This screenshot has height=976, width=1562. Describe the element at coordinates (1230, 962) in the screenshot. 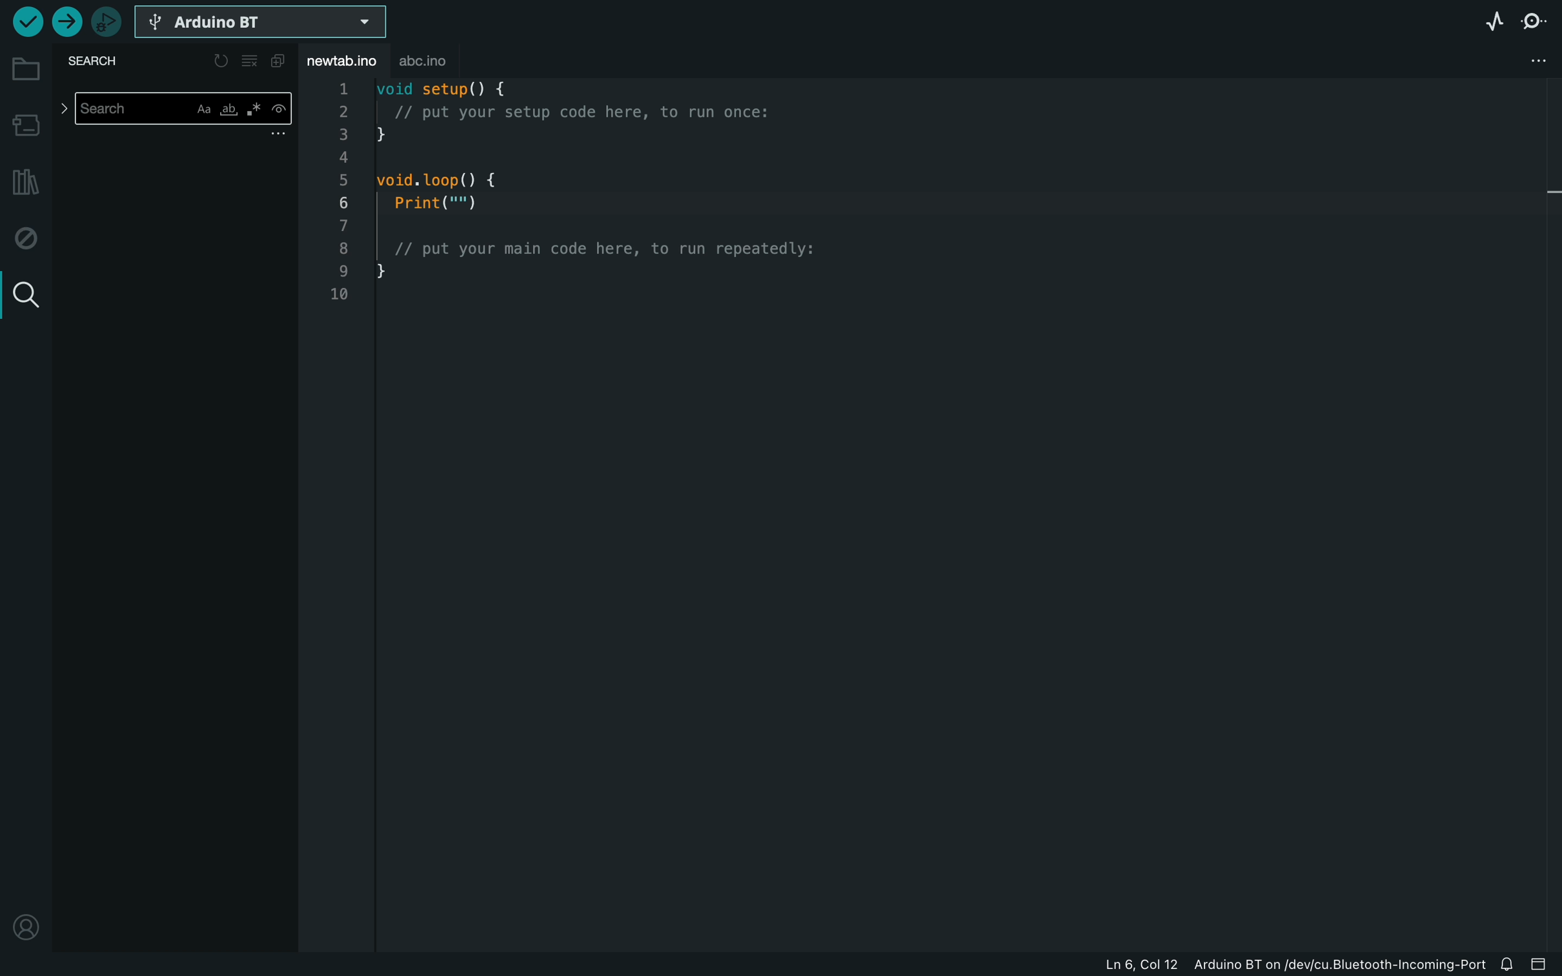

I see `file information` at that location.